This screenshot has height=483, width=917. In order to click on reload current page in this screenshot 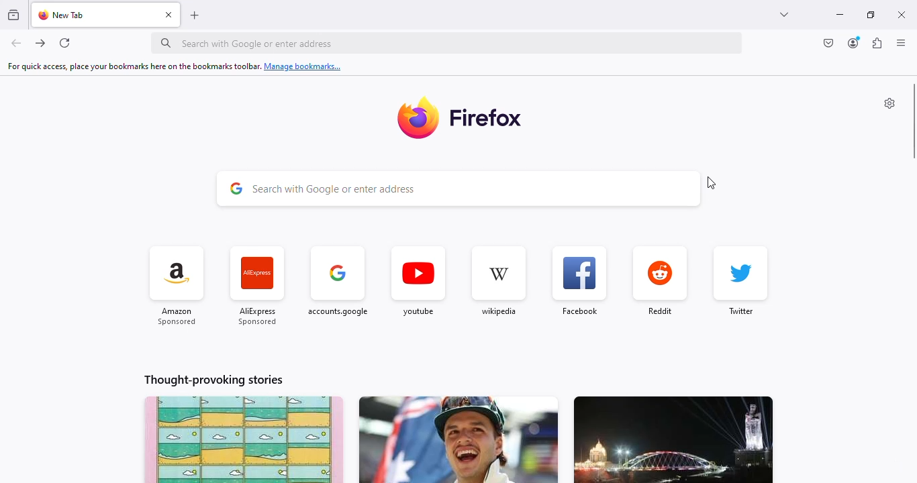, I will do `click(64, 43)`.